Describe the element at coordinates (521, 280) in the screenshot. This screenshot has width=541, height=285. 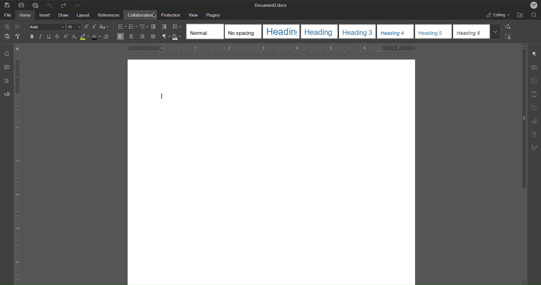
I see `Scroll down` at that location.